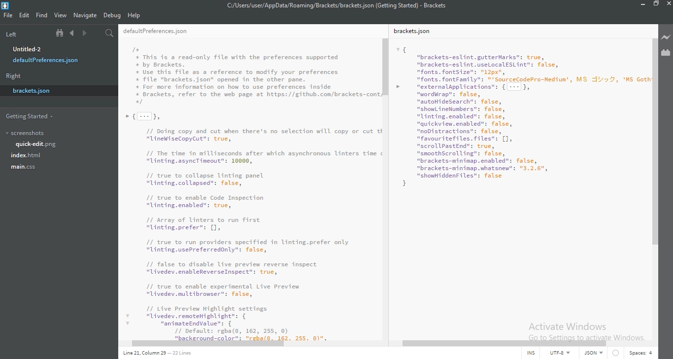 The width and height of the screenshot is (673, 359). What do you see at coordinates (24, 15) in the screenshot?
I see `Edit` at bounding box center [24, 15].